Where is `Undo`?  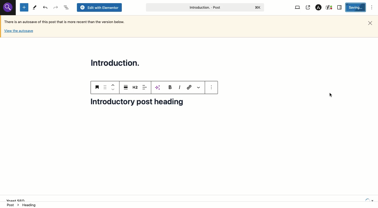 Undo is located at coordinates (55, 7).